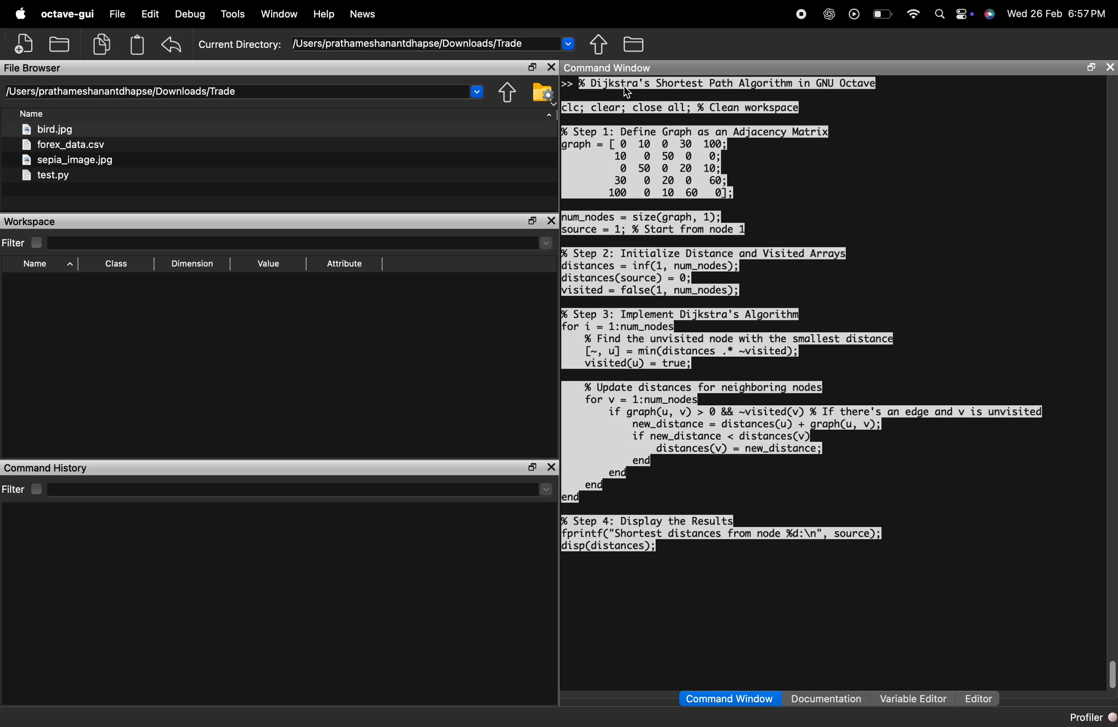  Describe the element at coordinates (625, 93) in the screenshot. I see `cursor` at that location.